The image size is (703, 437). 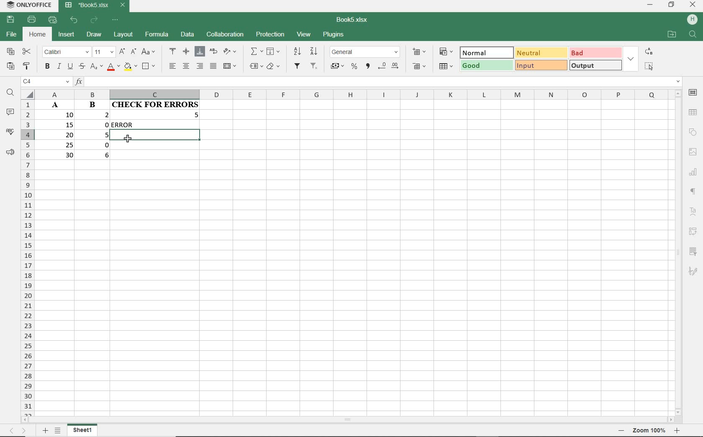 I want to click on SCROLLBAR, so click(x=346, y=421).